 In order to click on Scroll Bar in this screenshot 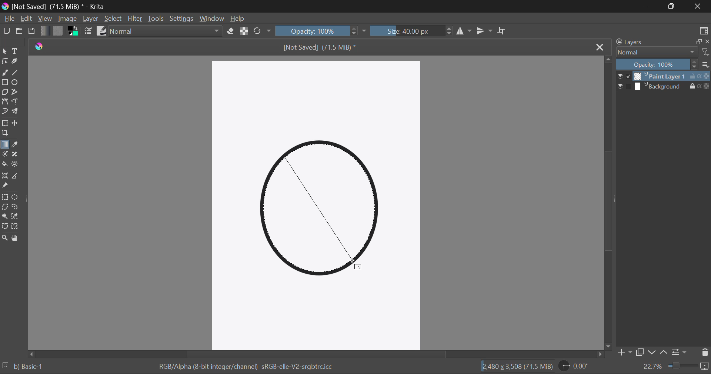, I will do `click(607, 204)`.